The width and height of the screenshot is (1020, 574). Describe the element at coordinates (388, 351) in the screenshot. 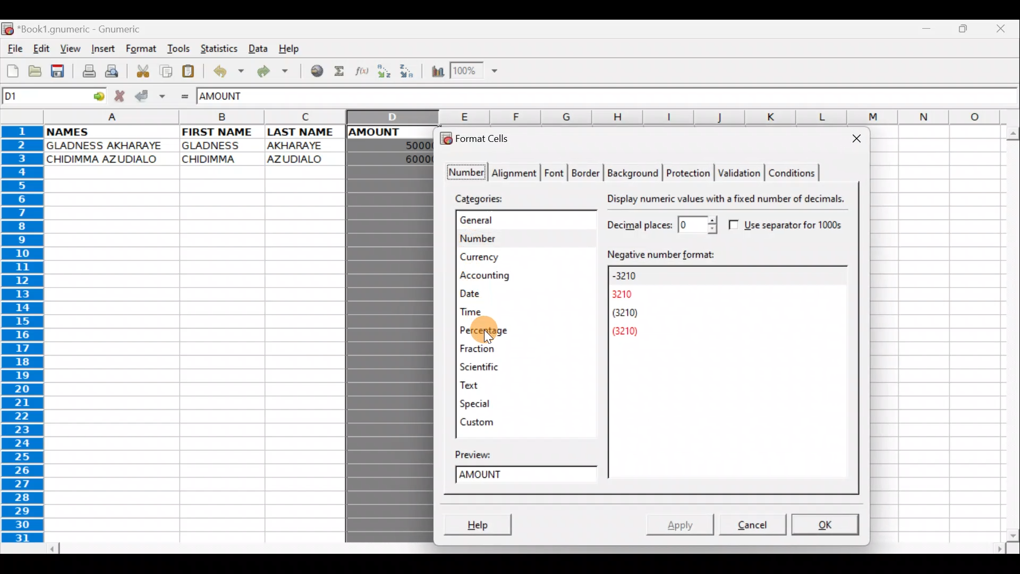

I see `Column D selected` at that location.